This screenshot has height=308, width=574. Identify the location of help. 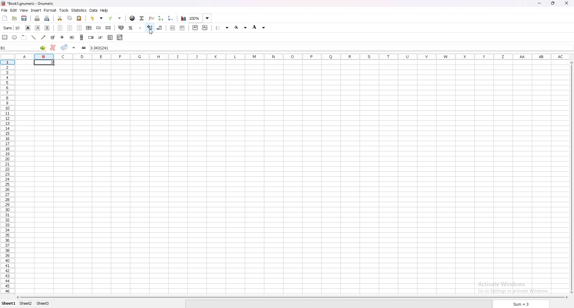
(105, 10).